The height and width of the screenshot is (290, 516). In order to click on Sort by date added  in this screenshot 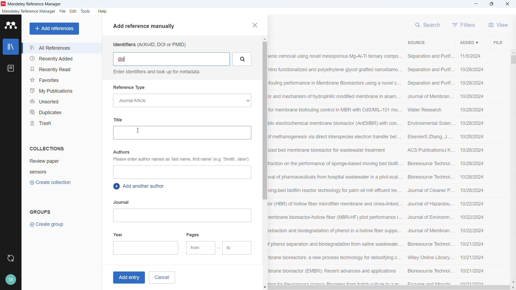, I will do `click(468, 42)`.